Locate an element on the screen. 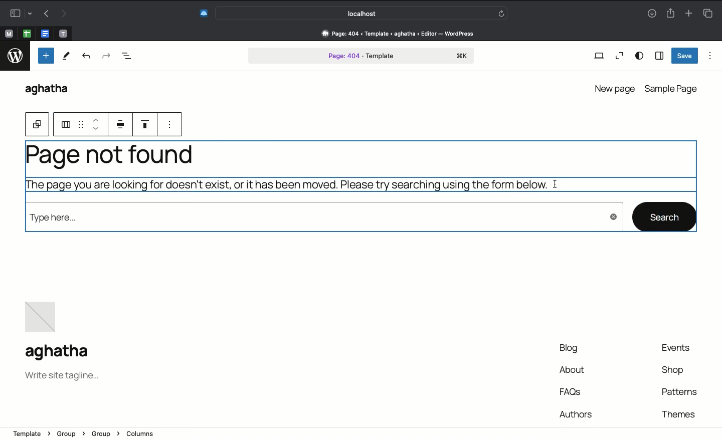 The height and width of the screenshot is (439, 722). open tab, google docs is located at coordinates (44, 34).